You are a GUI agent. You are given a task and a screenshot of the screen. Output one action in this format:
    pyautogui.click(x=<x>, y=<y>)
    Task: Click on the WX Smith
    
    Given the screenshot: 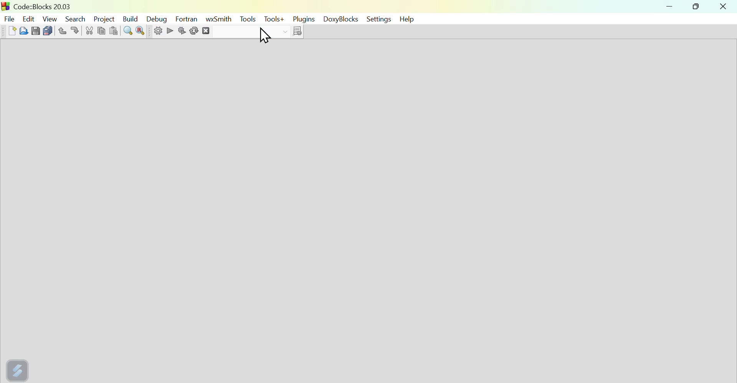 What is the action you would take?
    pyautogui.click(x=219, y=19)
    